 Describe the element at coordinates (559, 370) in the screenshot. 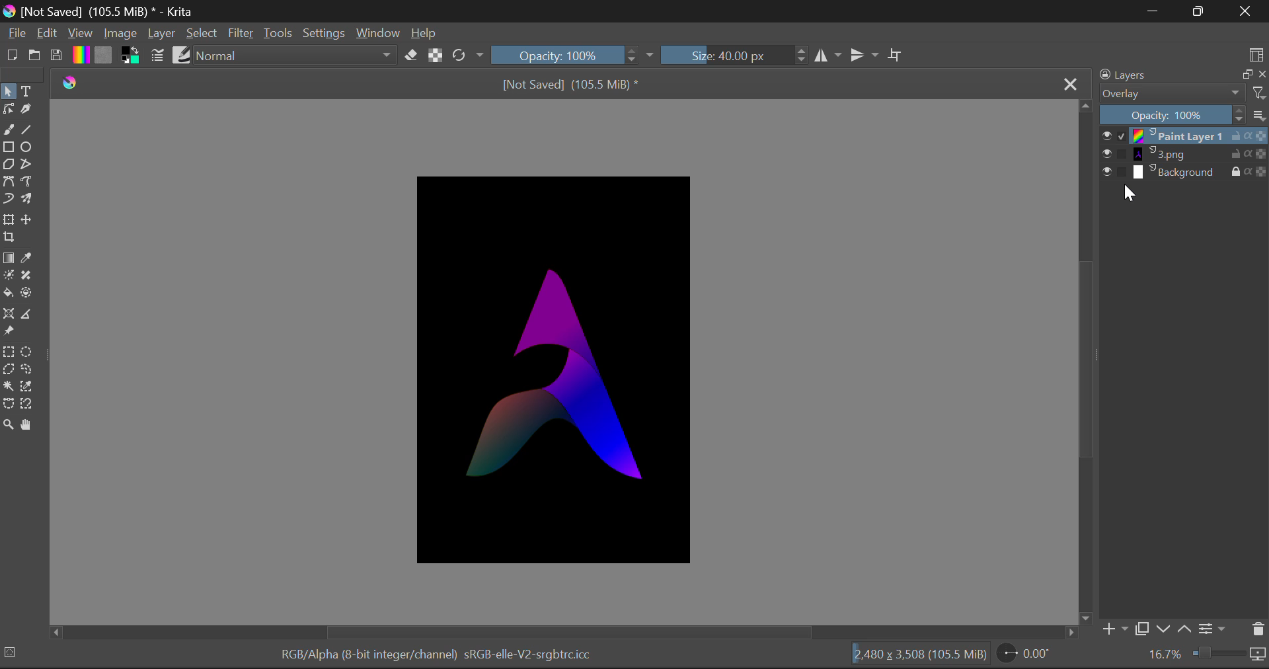

I see `Image Altered` at that location.